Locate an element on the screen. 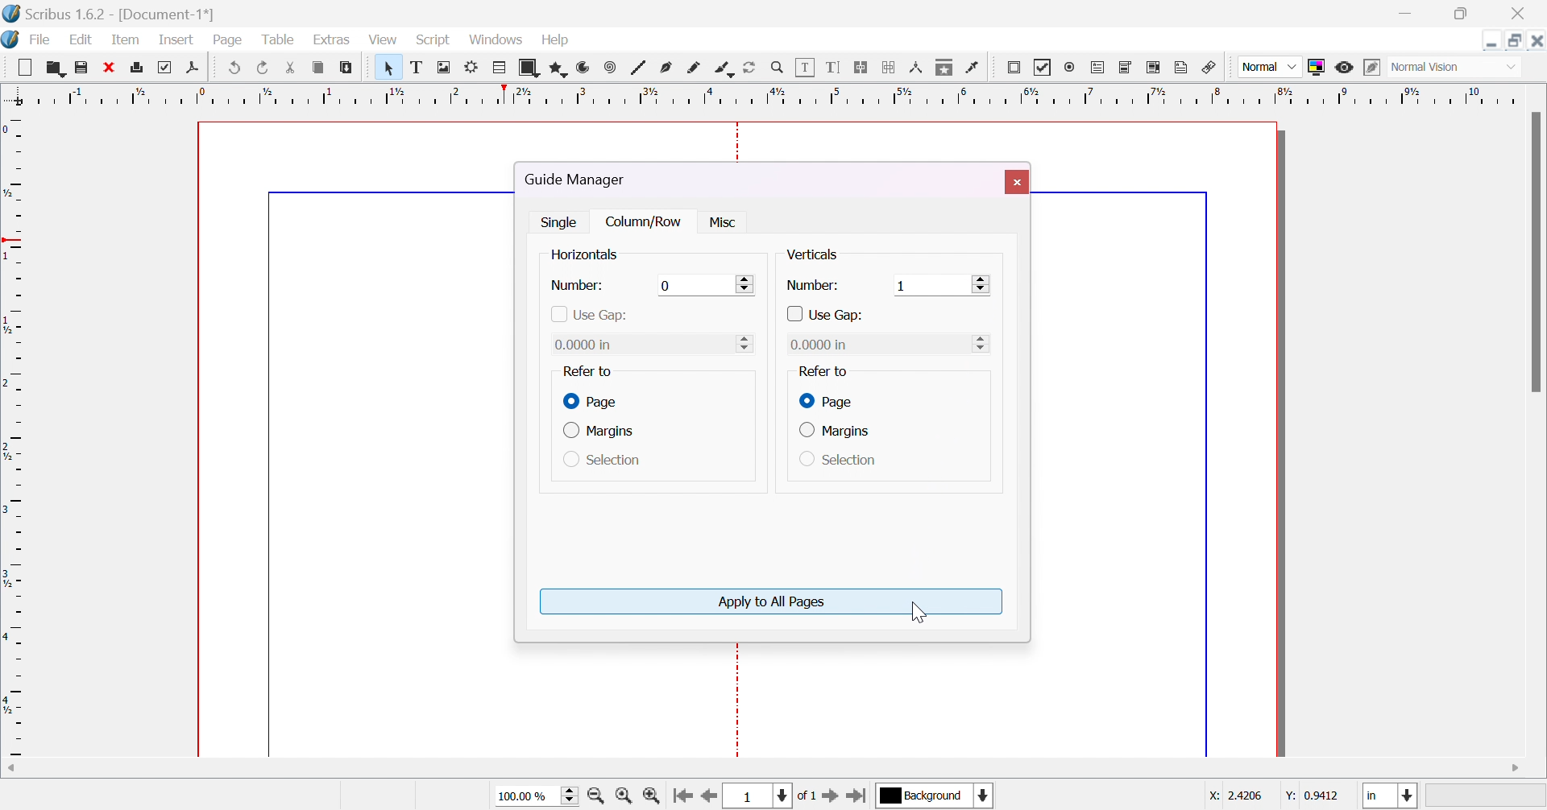  ruler is located at coordinates (13, 432).